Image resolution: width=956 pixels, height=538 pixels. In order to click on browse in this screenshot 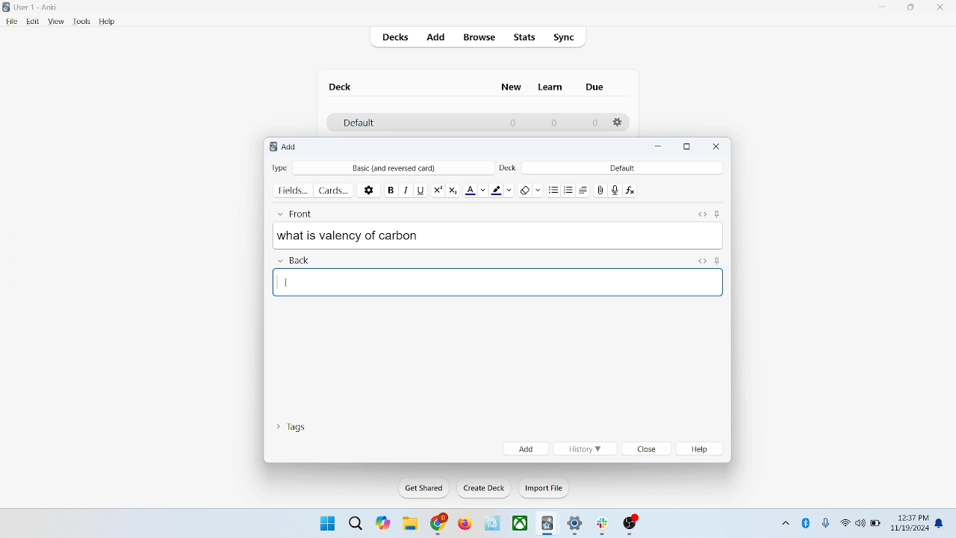, I will do `click(478, 37)`.